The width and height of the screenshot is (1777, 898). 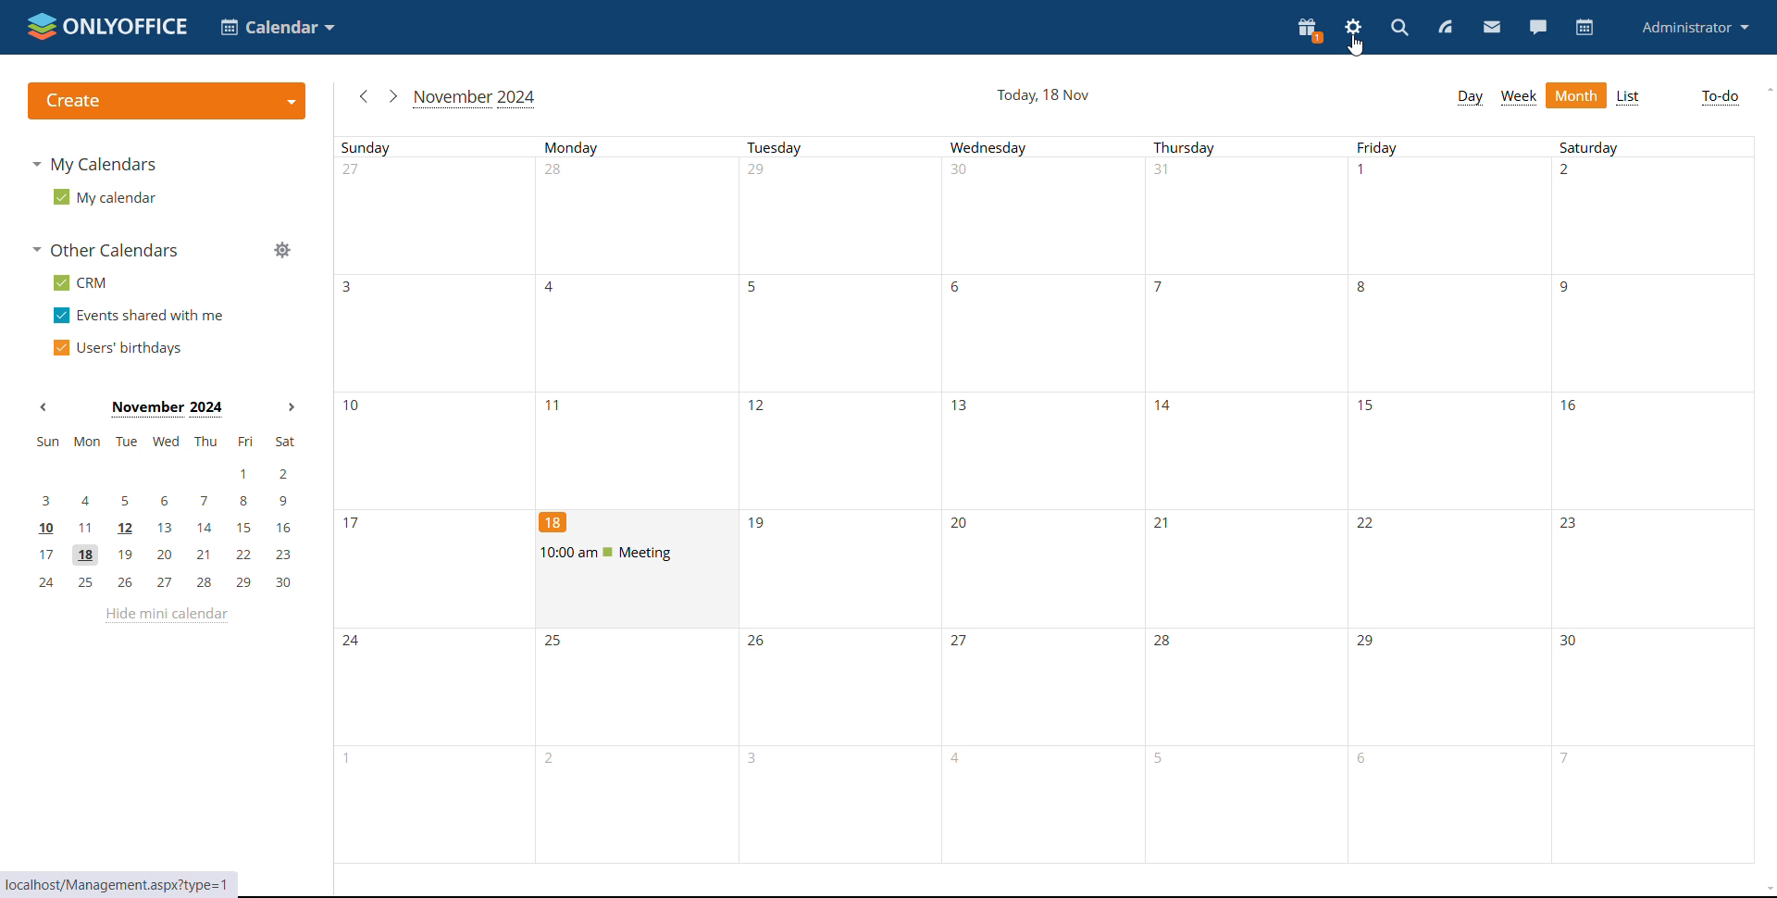 I want to click on crm, so click(x=80, y=283).